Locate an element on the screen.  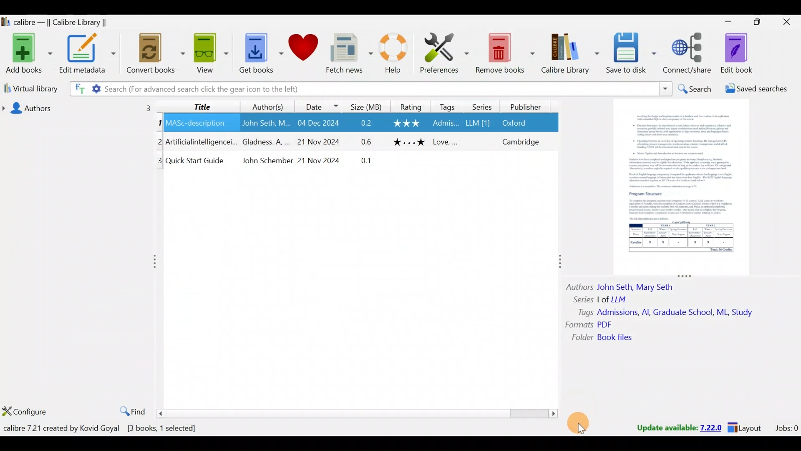
Size is located at coordinates (366, 105).